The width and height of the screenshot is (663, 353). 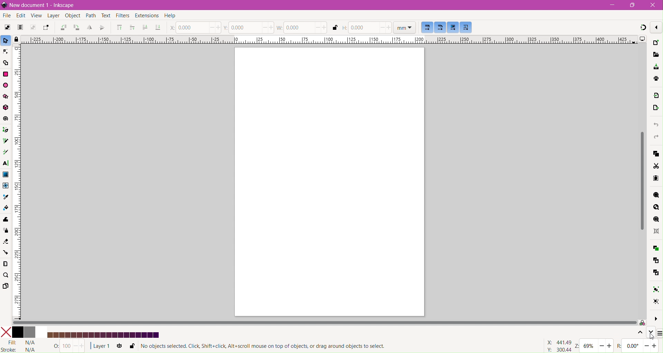 I want to click on Close, so click(x=653, y=5).